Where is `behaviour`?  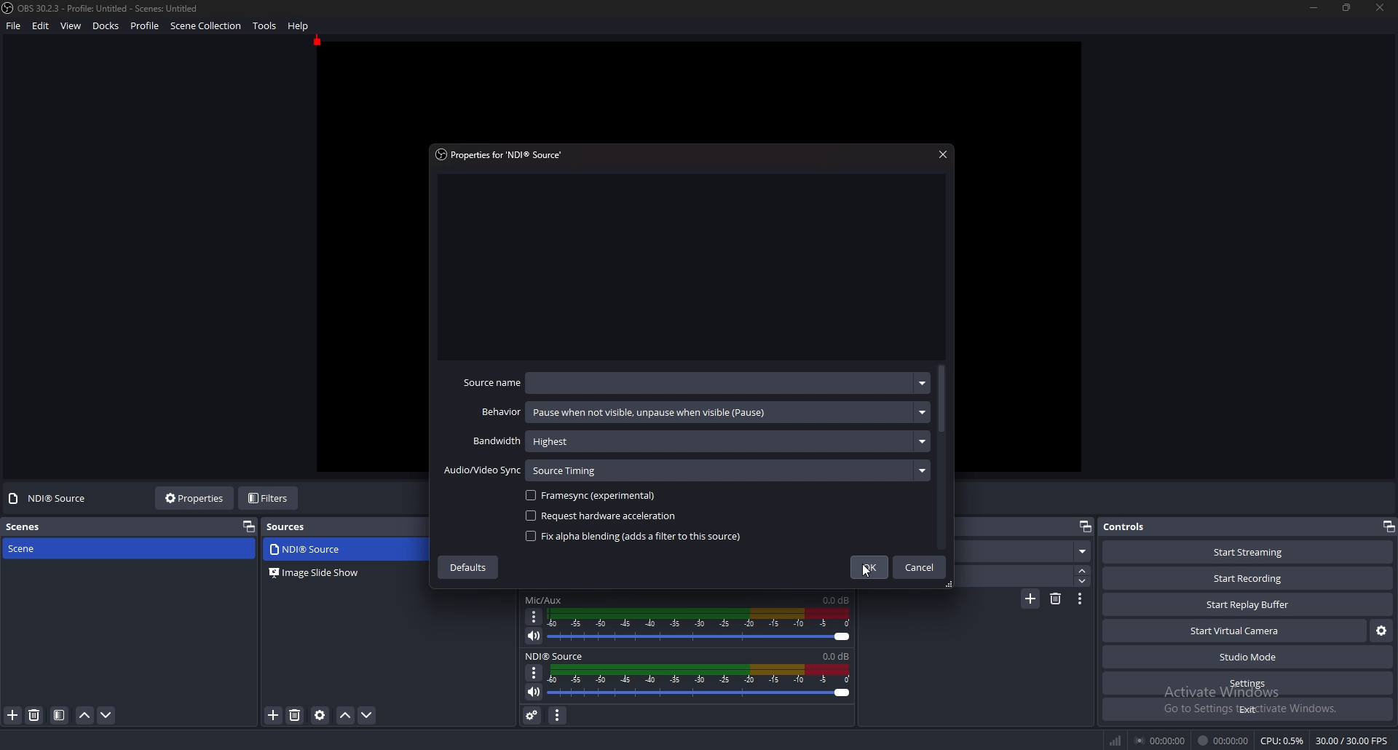
behaviour is located at coordinates (703, 411).